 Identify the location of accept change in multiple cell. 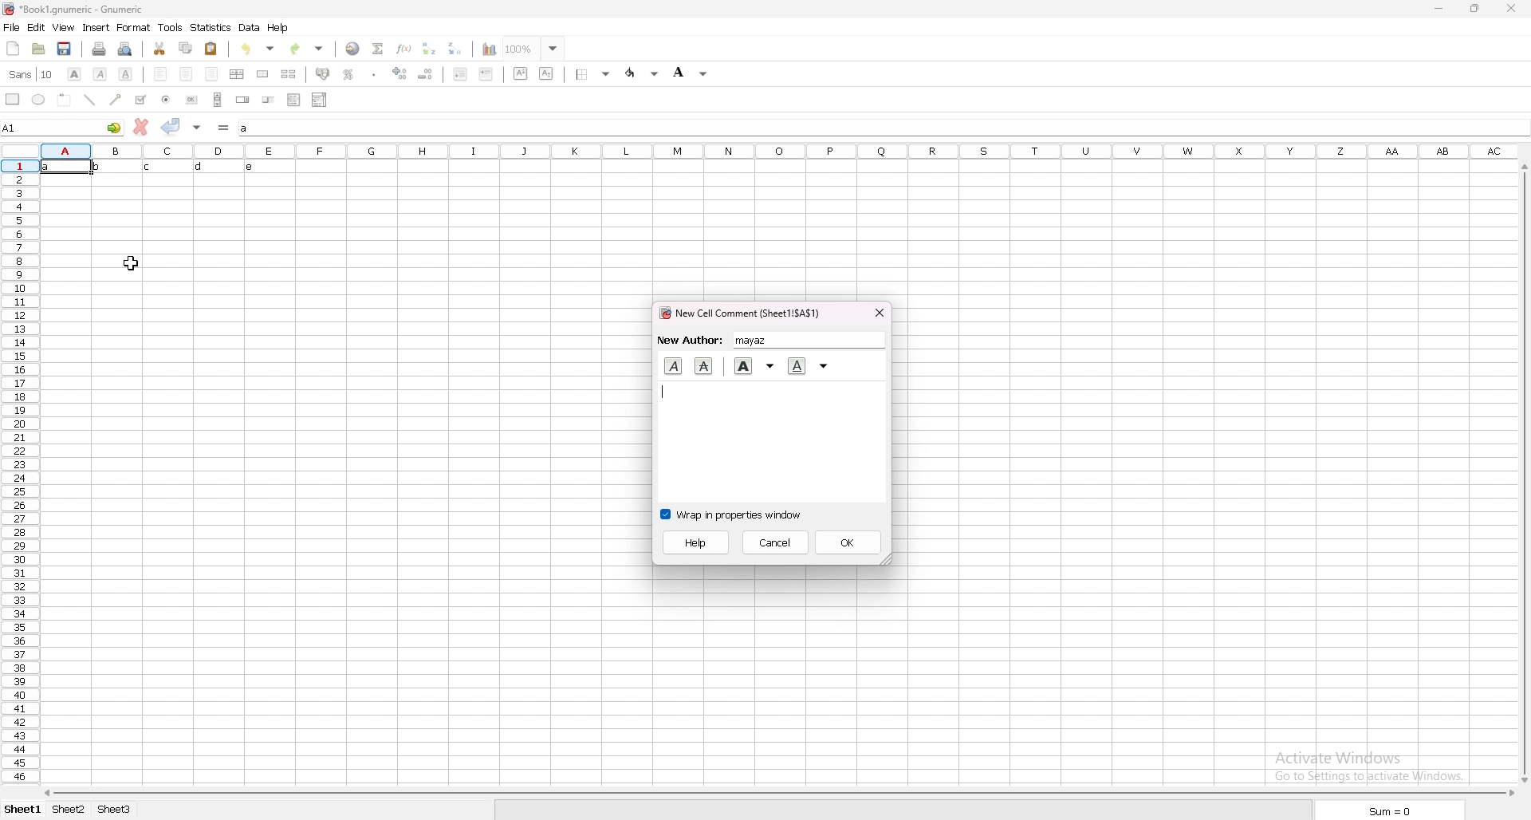
(197, 128).